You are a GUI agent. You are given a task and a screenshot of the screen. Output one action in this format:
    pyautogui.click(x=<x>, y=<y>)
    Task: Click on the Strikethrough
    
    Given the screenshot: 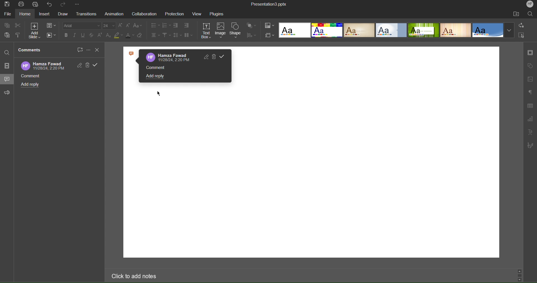 What is the action you would take?
    pyautogui.click(x=92, y=35)
    